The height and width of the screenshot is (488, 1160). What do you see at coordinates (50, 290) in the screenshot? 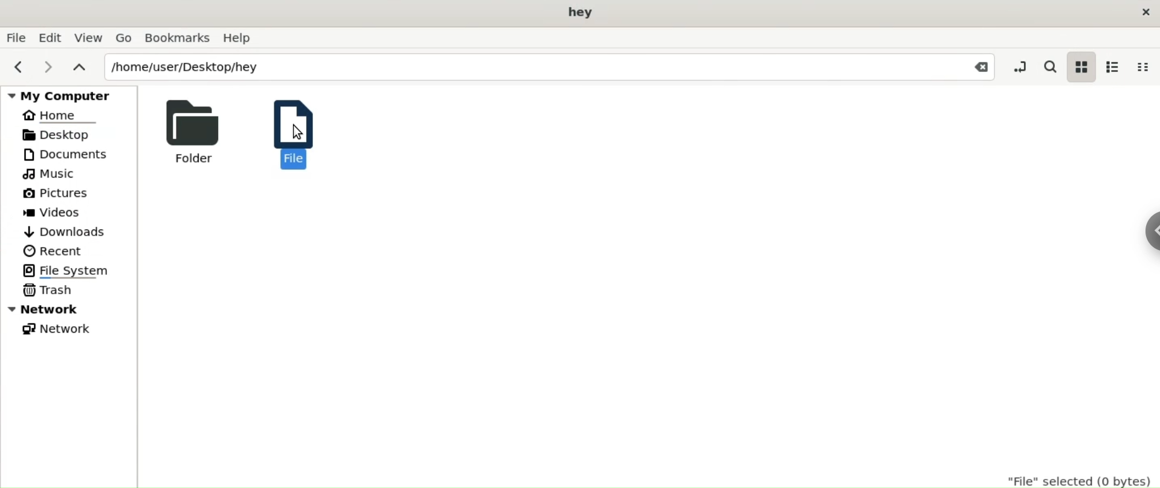
I see `Trash` at bounding box center [50, 290].